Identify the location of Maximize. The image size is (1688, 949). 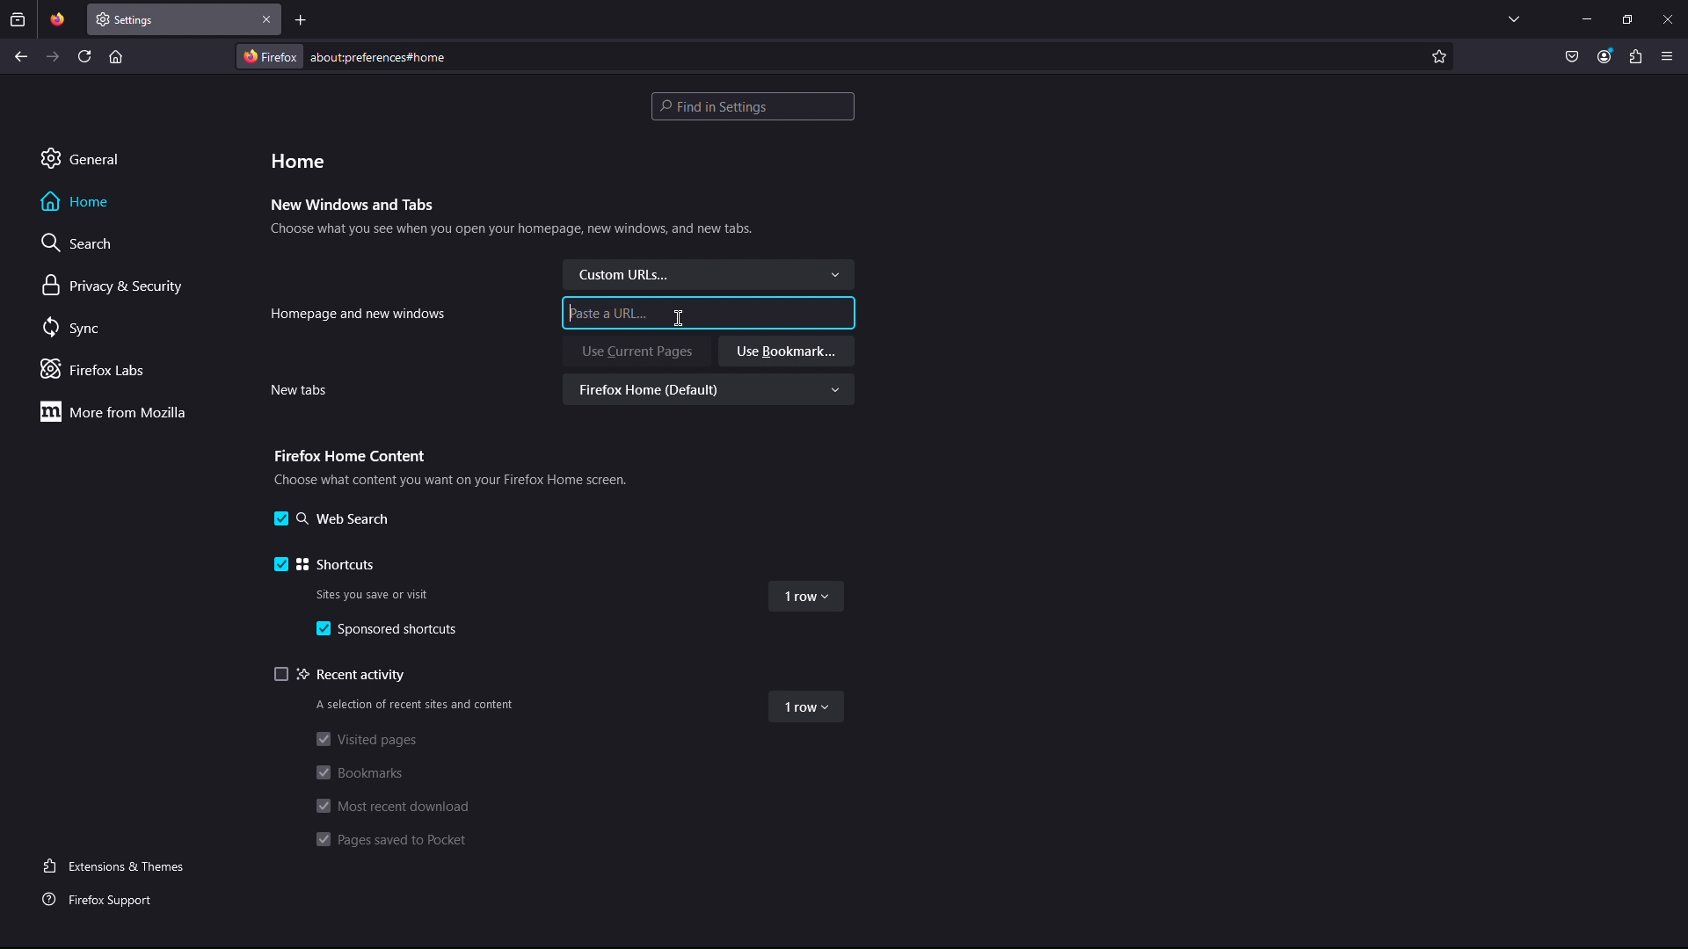
(1627, 18).